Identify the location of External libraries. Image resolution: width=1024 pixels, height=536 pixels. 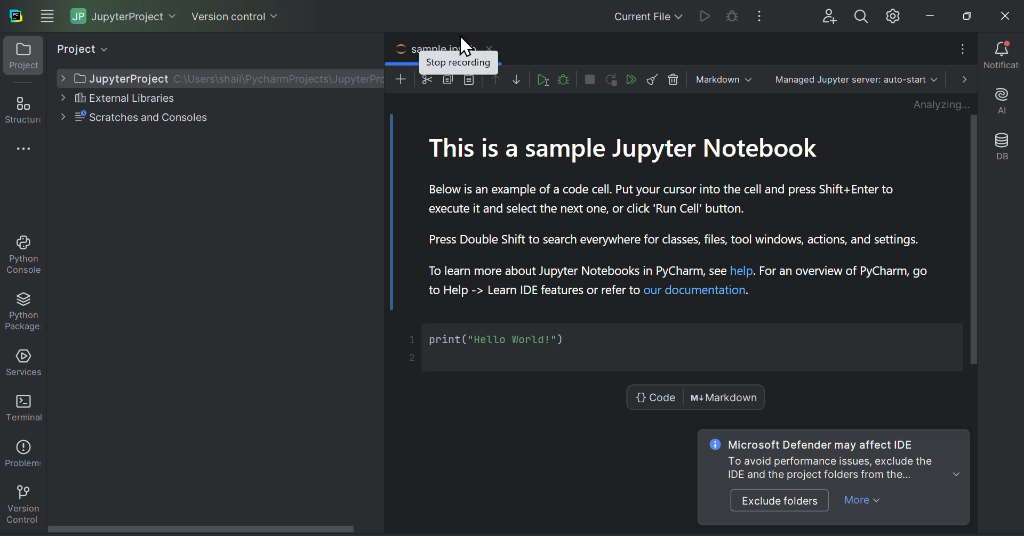
(152, 98).